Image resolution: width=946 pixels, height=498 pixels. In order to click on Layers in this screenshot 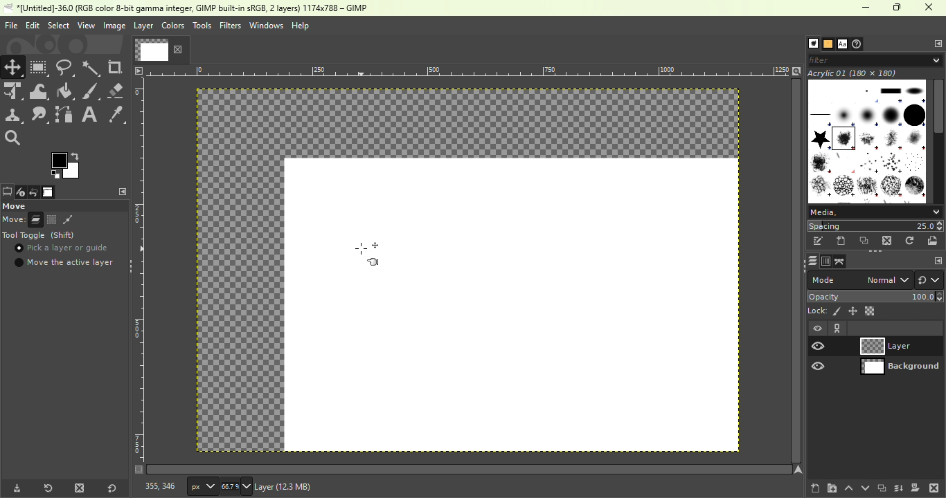, I will do `click(810, 261)`.